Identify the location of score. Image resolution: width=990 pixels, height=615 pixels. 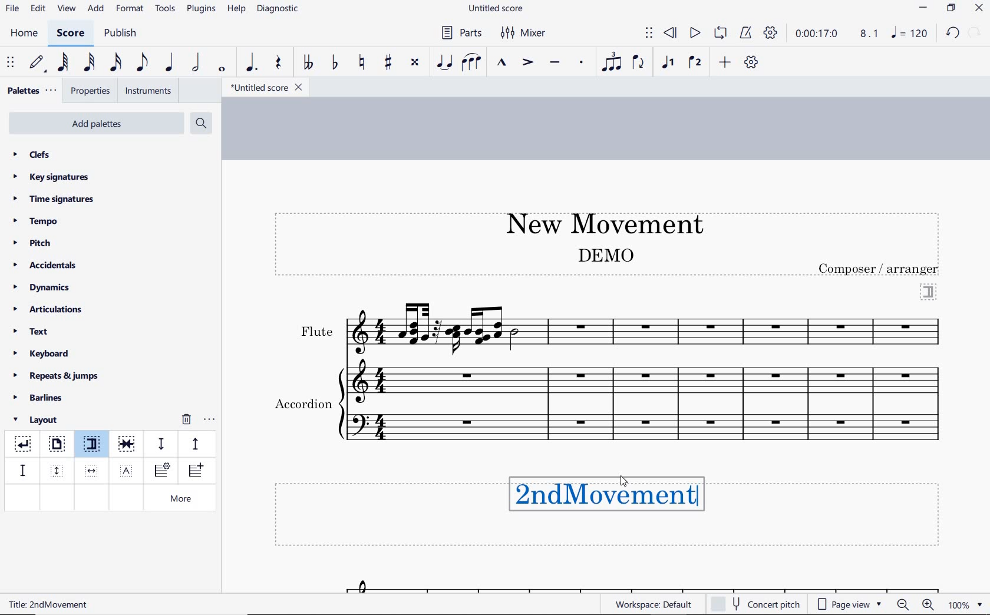
(71, 35).